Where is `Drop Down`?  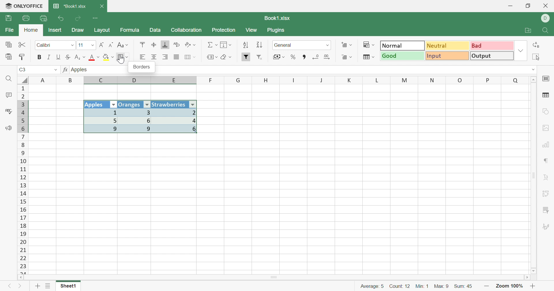
Drop Down is located at coordinates (71, 45).